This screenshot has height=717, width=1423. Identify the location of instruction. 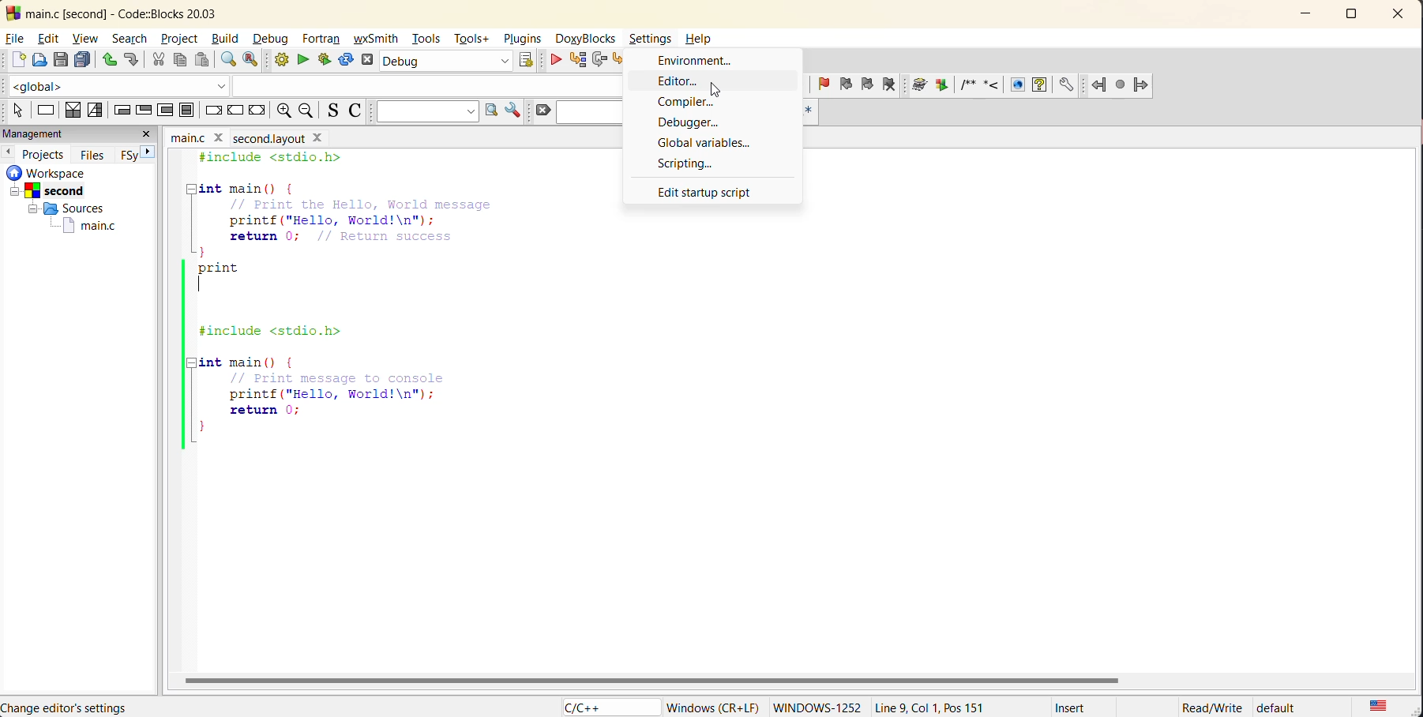
(47, 110).